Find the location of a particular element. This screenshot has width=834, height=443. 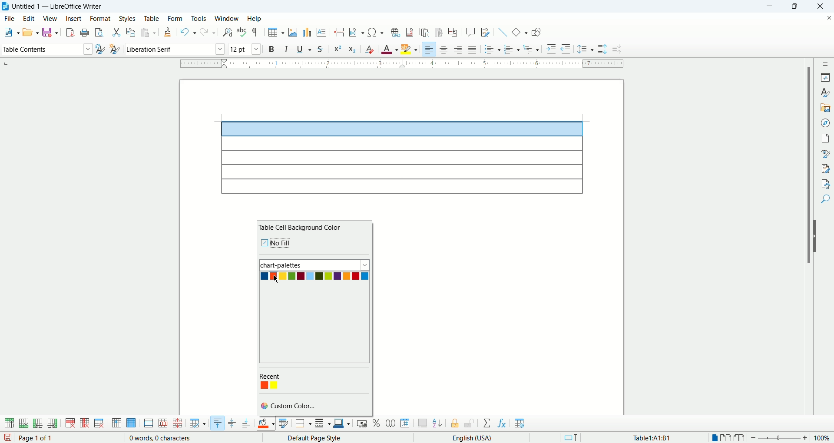

number format is located at coordinates (406, 423).